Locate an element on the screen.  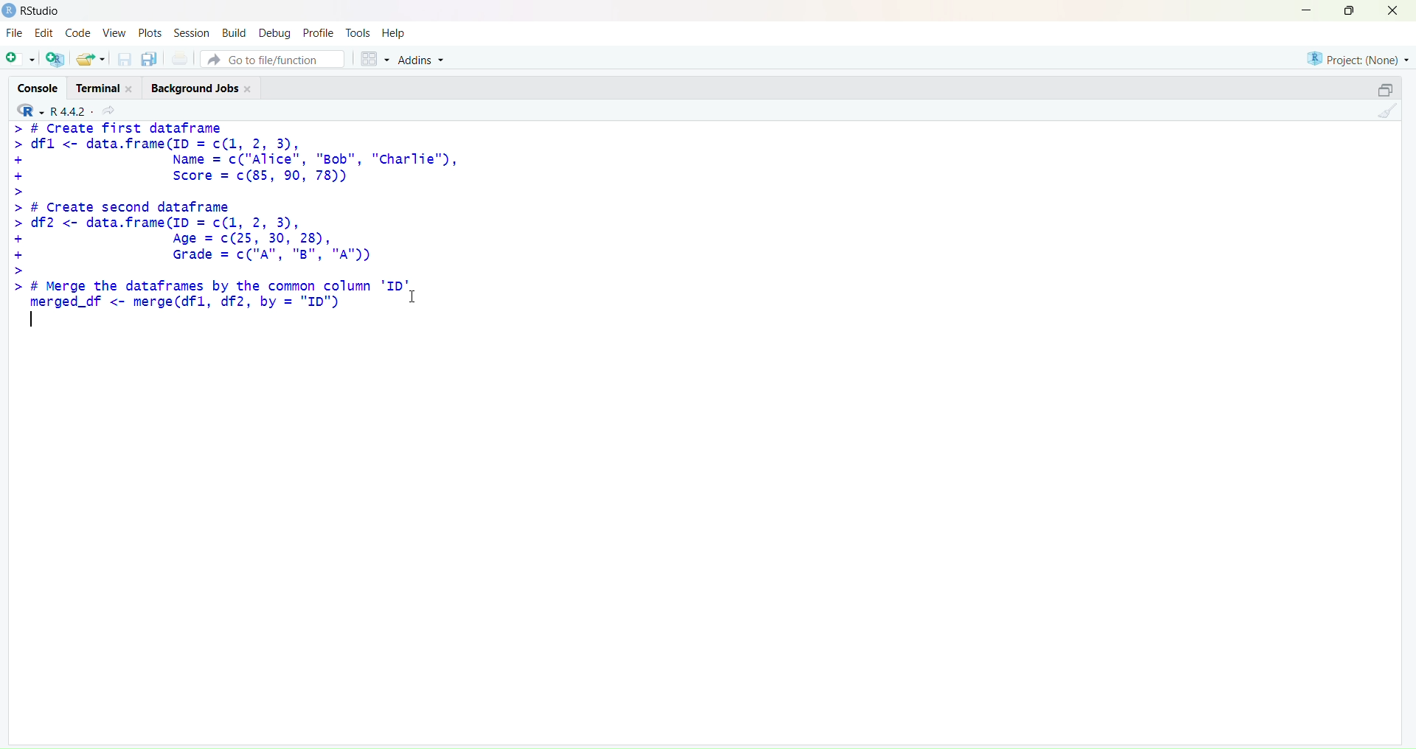
Project: (None) is located at coordinates (1358, 58).